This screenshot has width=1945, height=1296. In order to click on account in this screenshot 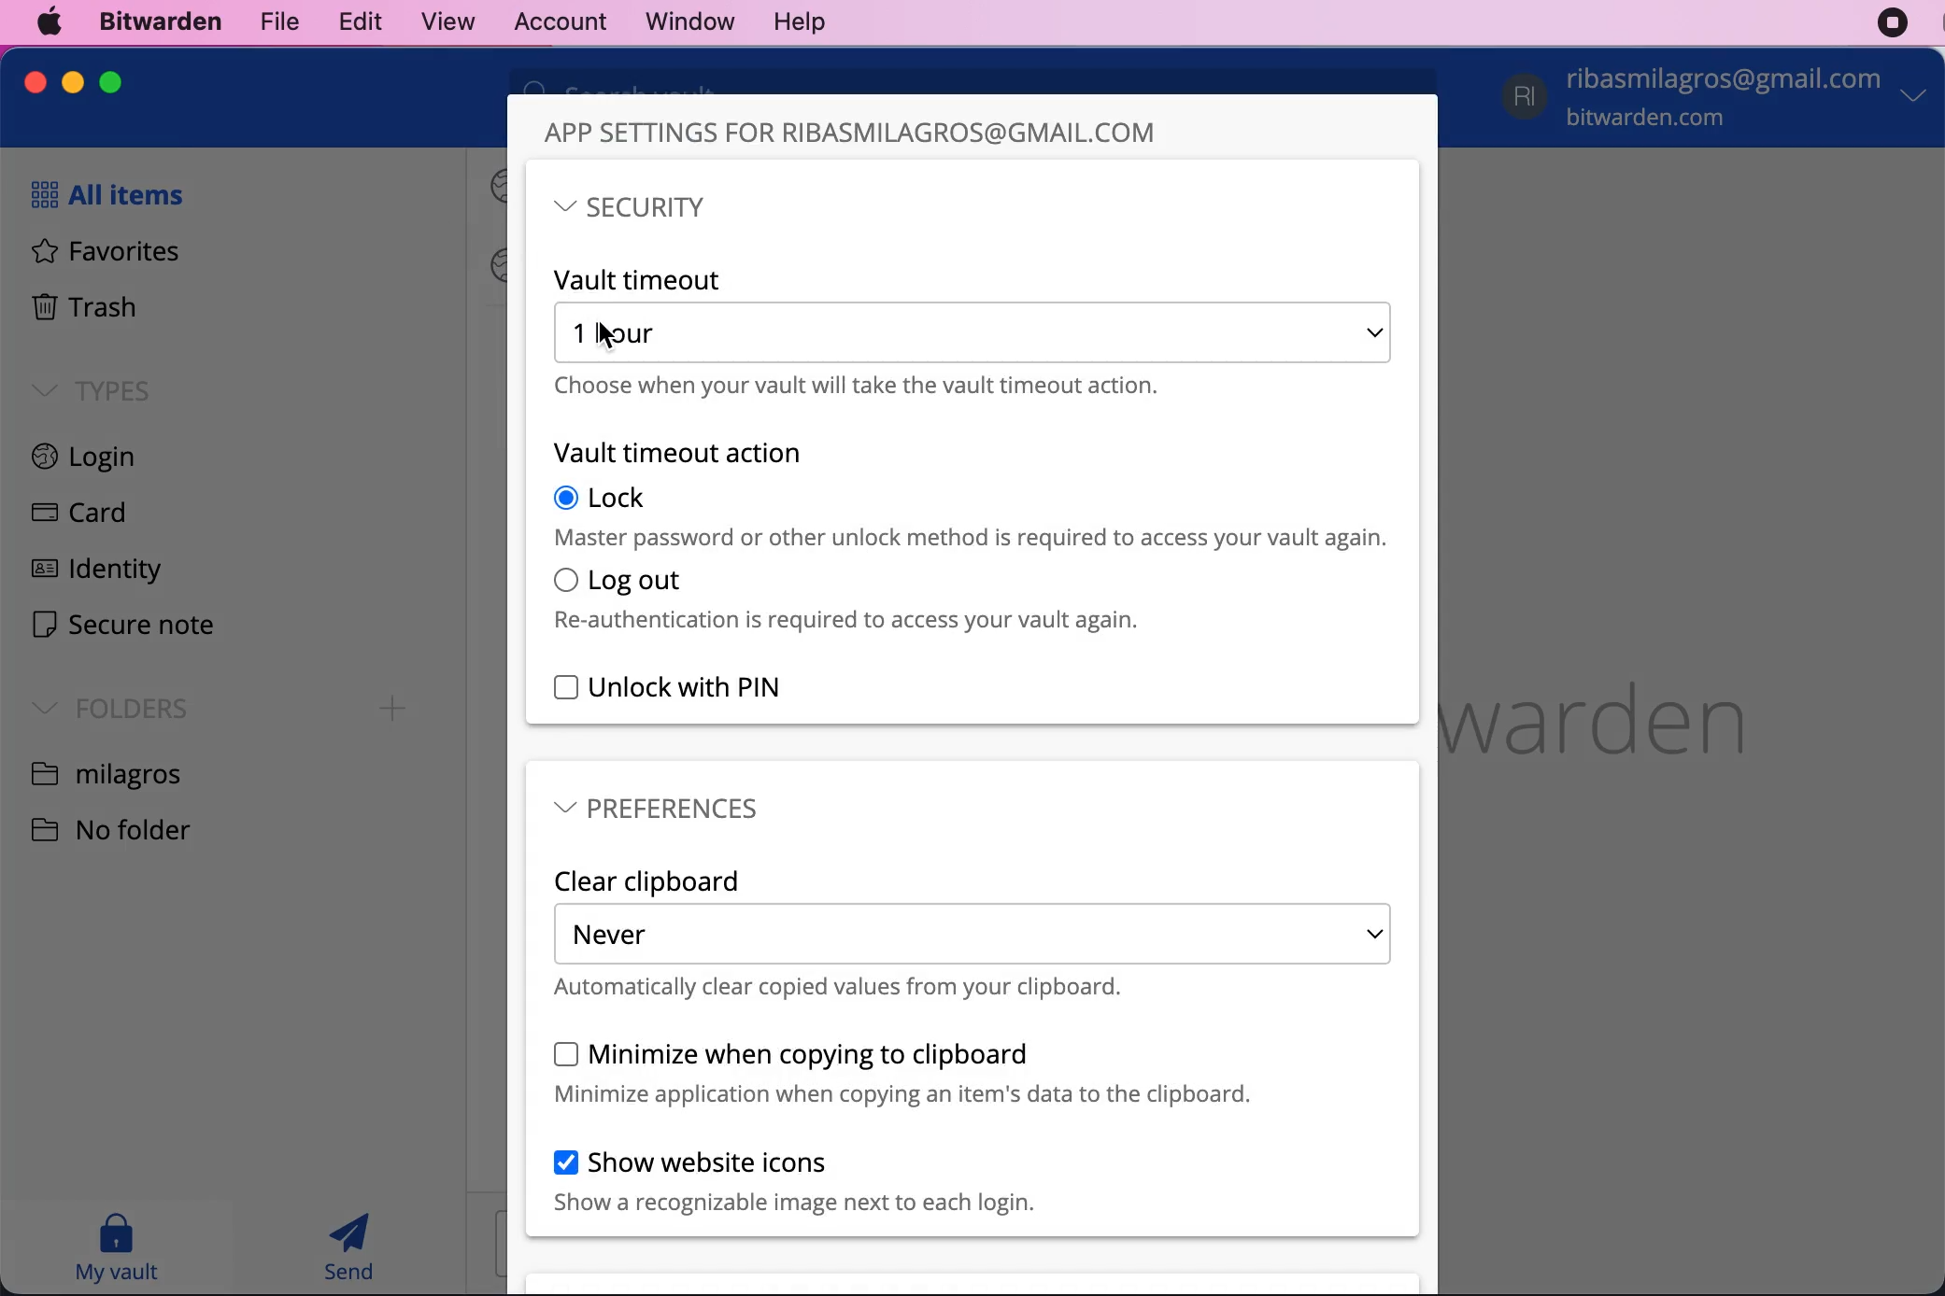, I will do `click(1719, 100)`.